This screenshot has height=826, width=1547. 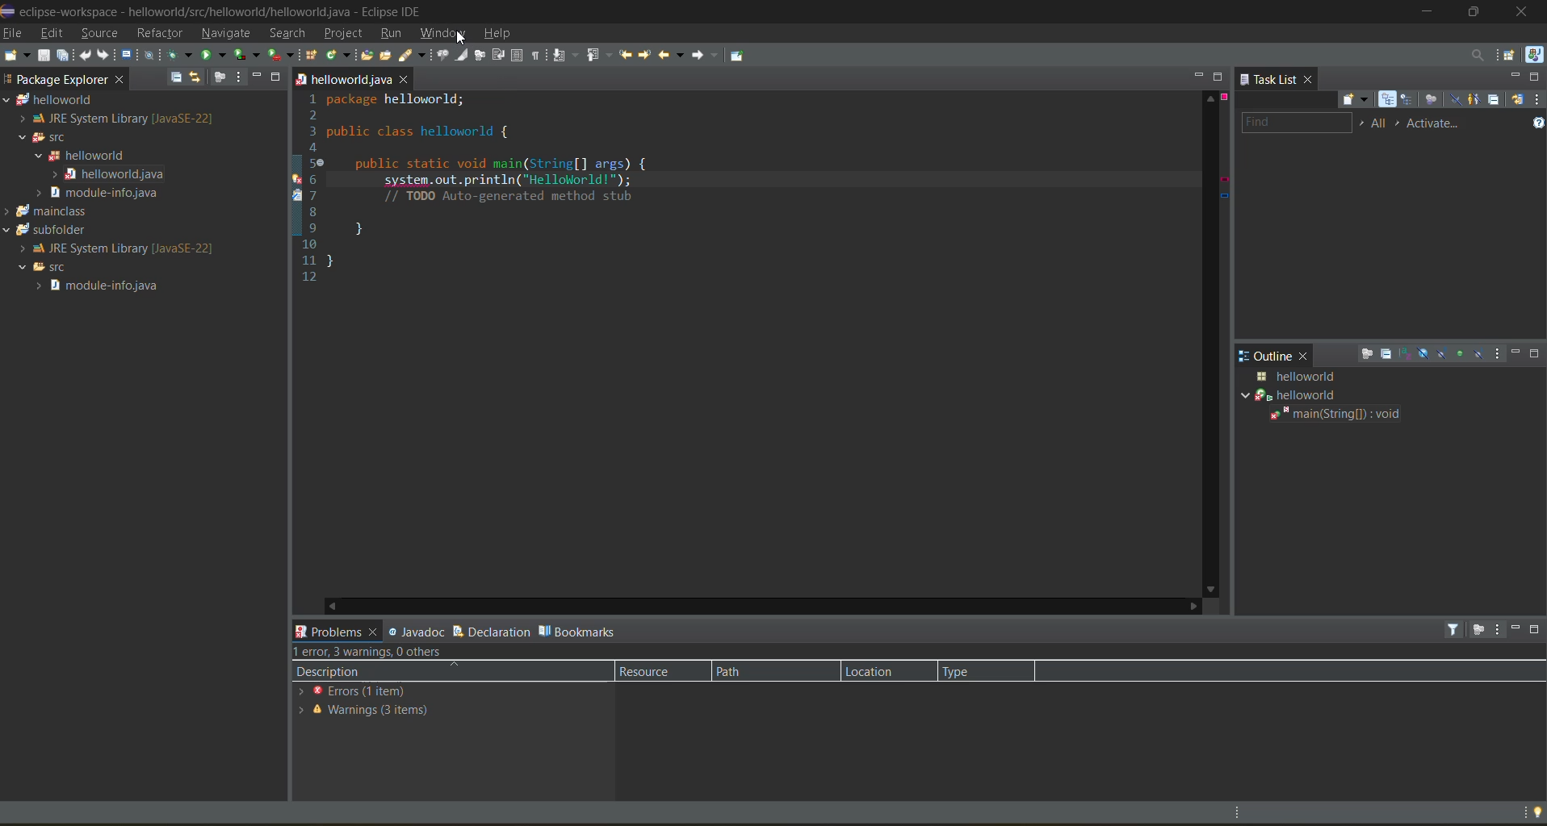 I want to click on close, so click(x=1306, y=355).